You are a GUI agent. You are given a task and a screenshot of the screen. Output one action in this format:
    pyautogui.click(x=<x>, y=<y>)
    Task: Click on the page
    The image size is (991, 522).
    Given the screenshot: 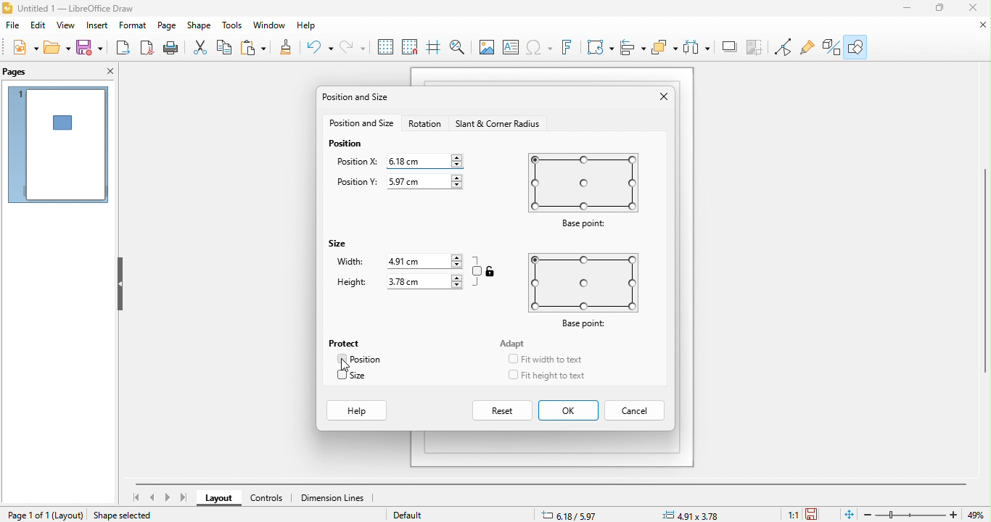 What is the action you would take?
    pyautogui.click(x=168, y=28)
    